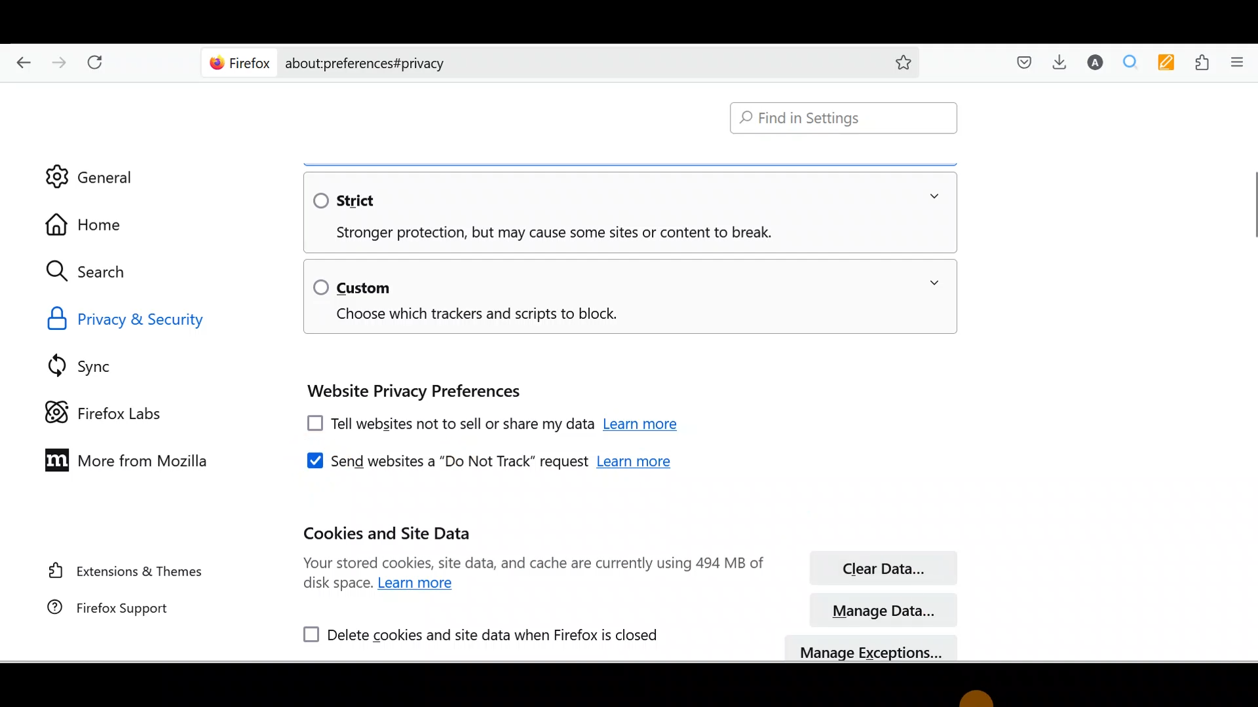  Describe the element at coordinates (468, 316) in the screenshot. I see `Choose which trackers and scripts to block.` at that location.